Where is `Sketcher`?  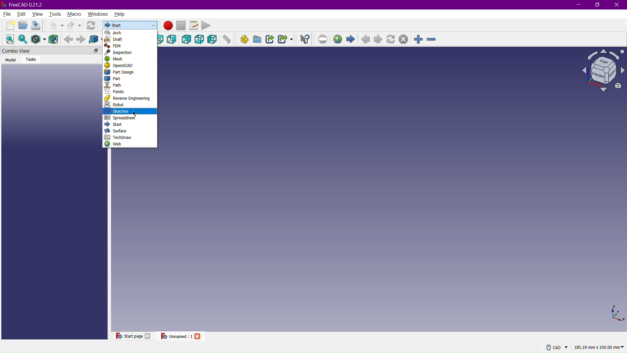 Sketcher is located at coordinates (129, 111).